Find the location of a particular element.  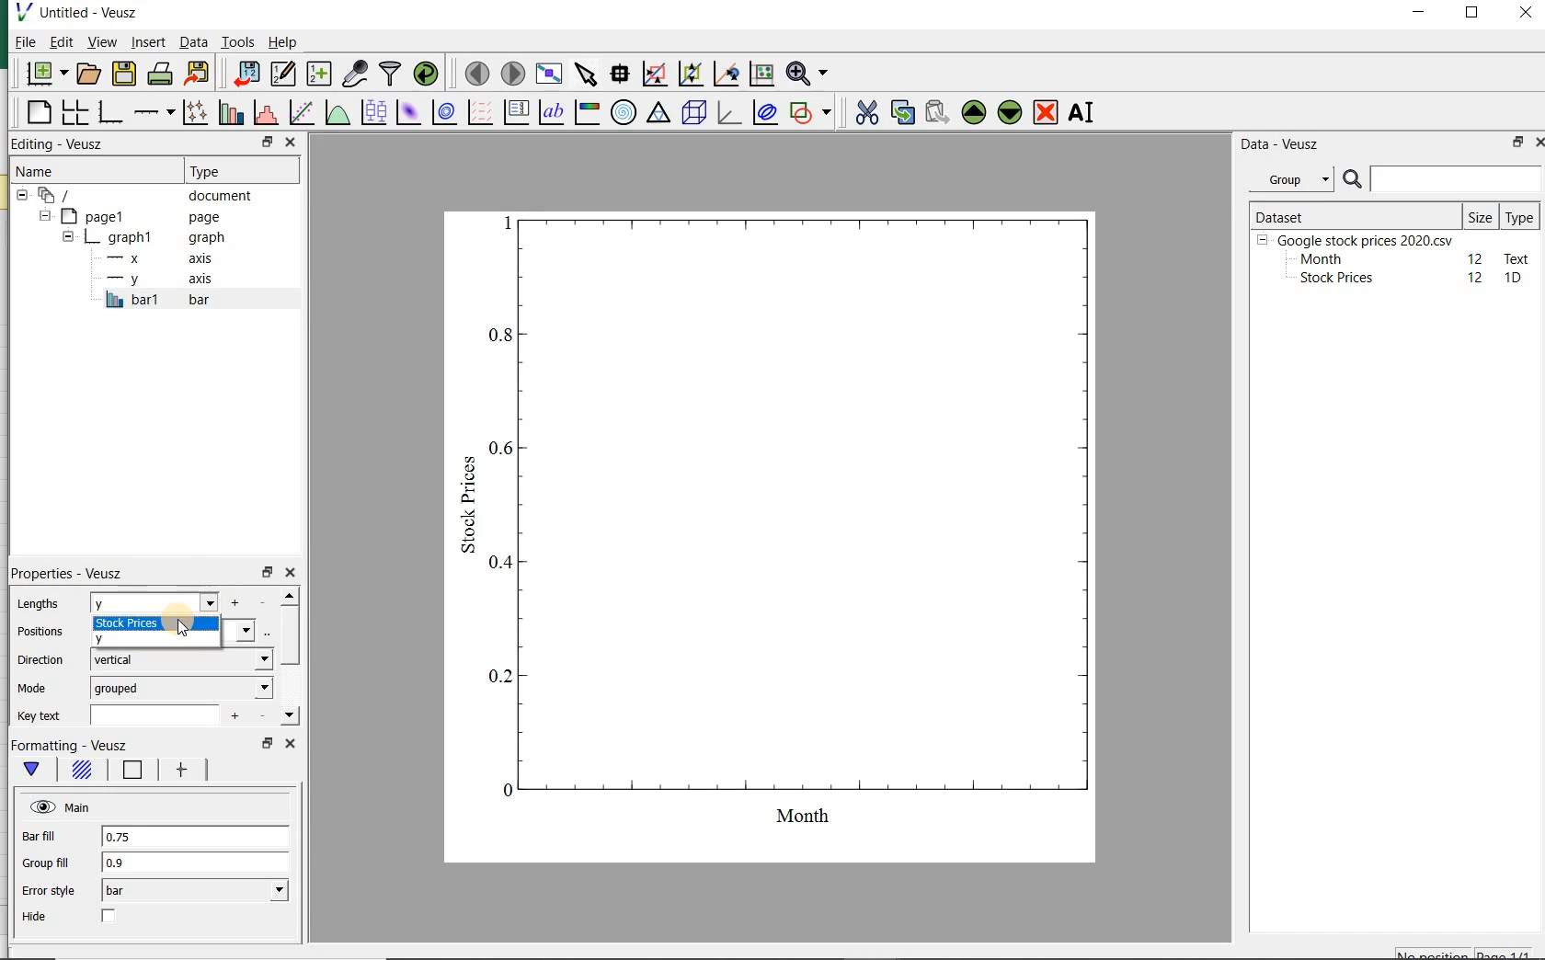

Size is located at coordinates (1481, 215).